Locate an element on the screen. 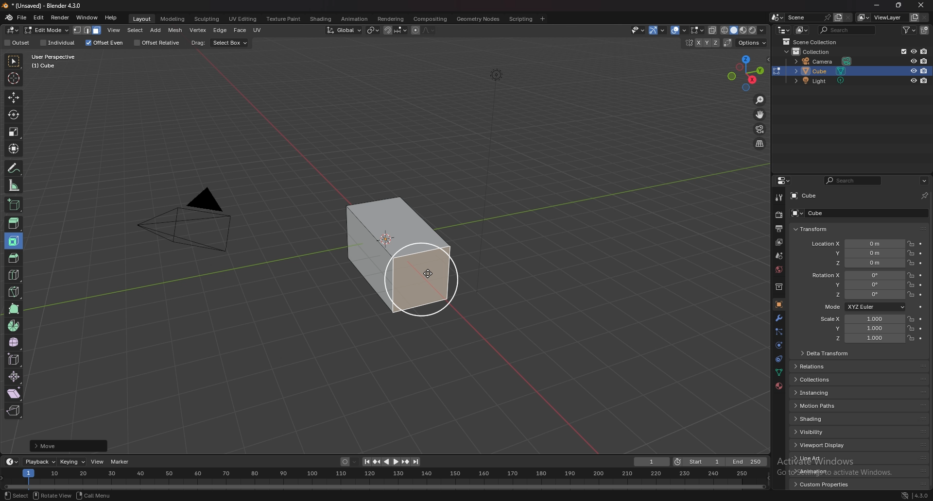 The image size is (933, 501). loop cut is located at coordinates (15, 275).